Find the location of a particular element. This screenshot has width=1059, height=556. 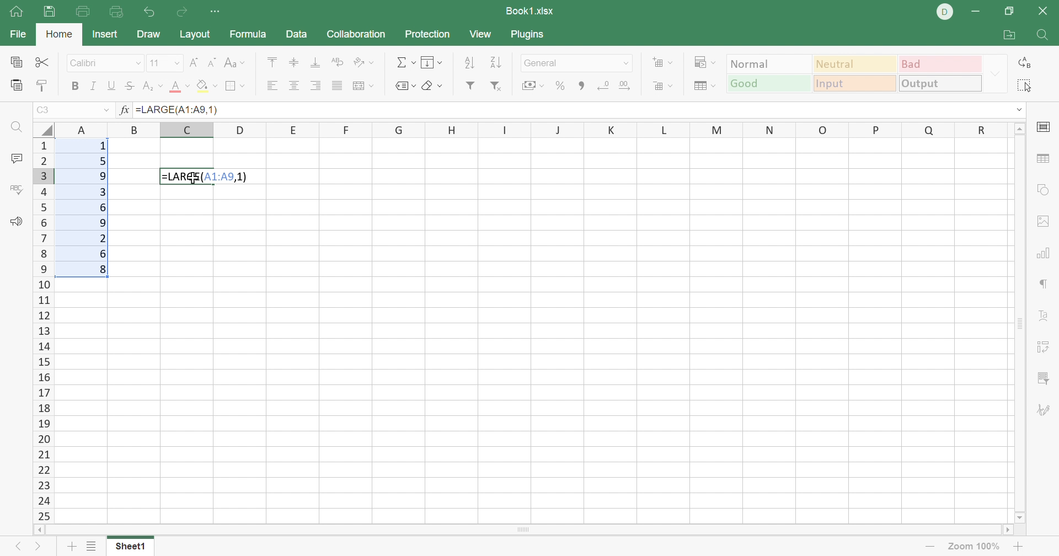

Font size is located at coordinates (180, 89).